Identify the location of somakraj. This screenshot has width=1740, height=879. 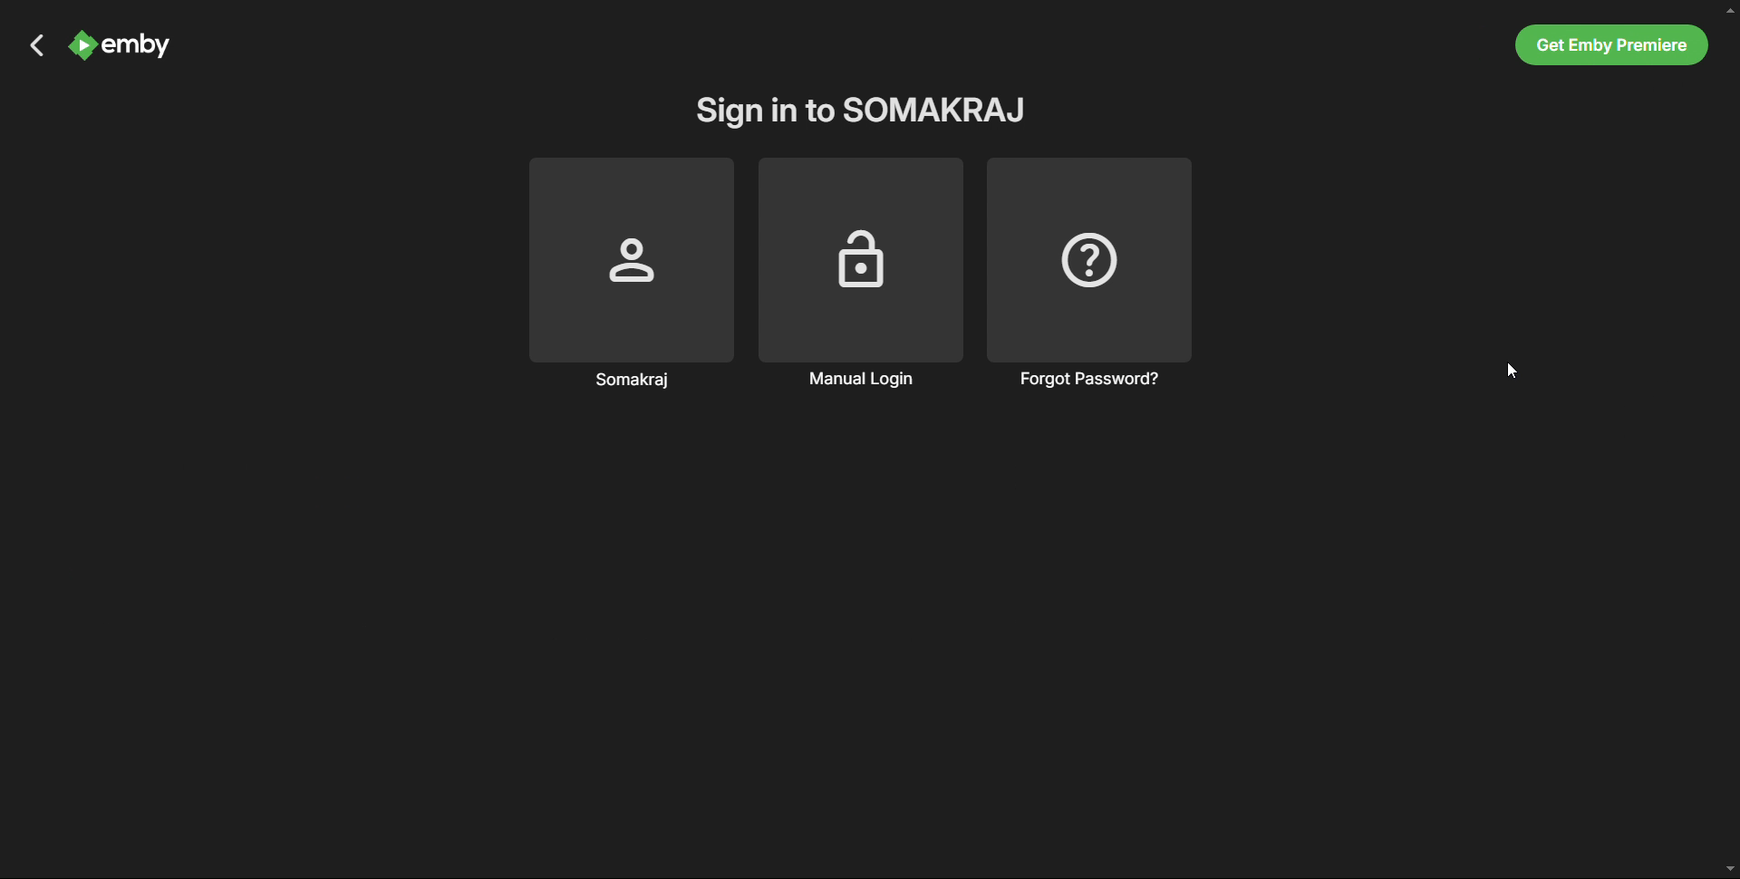
(629, 277).